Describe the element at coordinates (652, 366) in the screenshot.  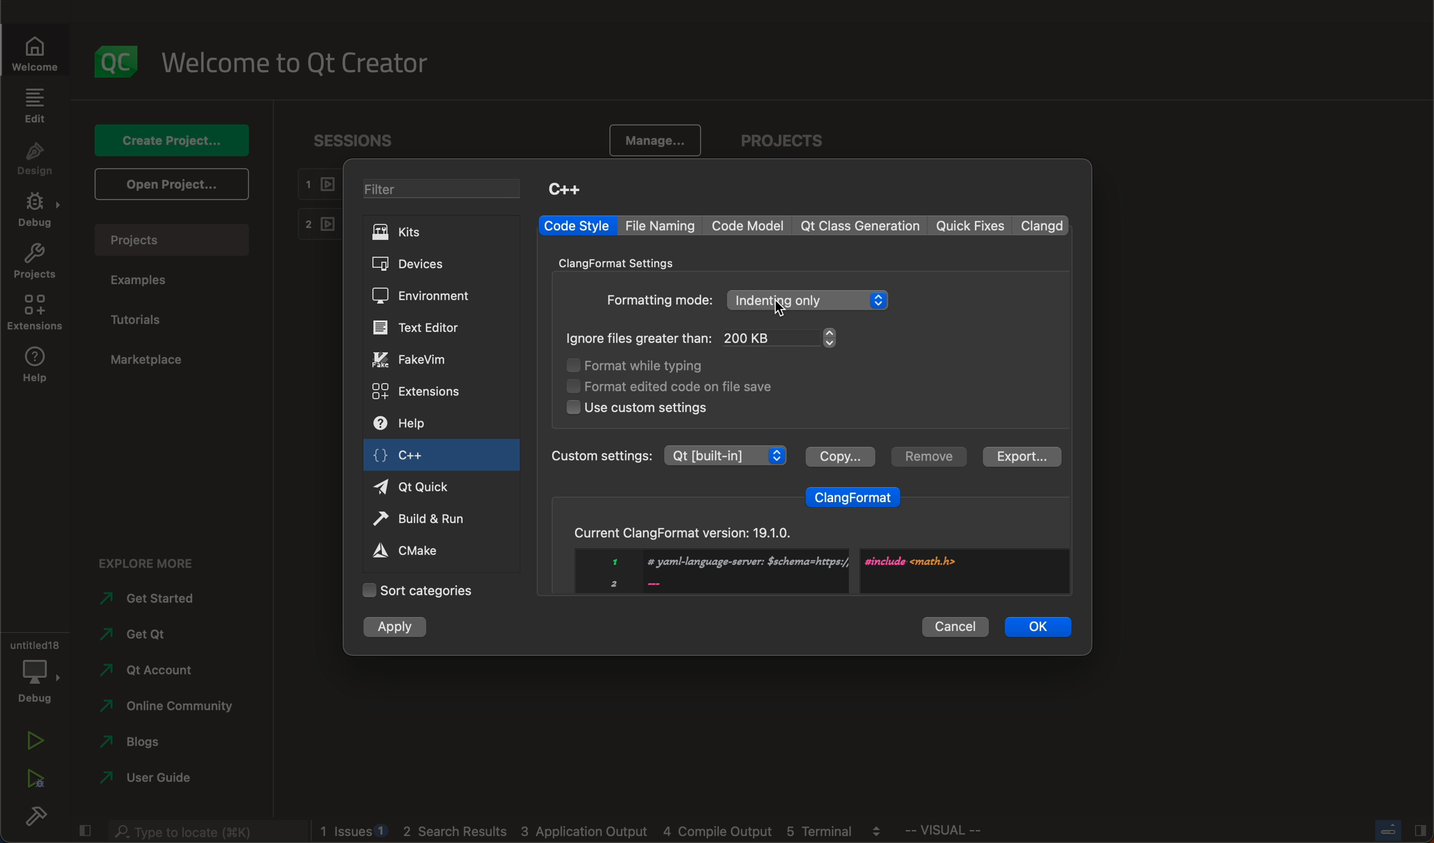
I see `typing format` at that location.